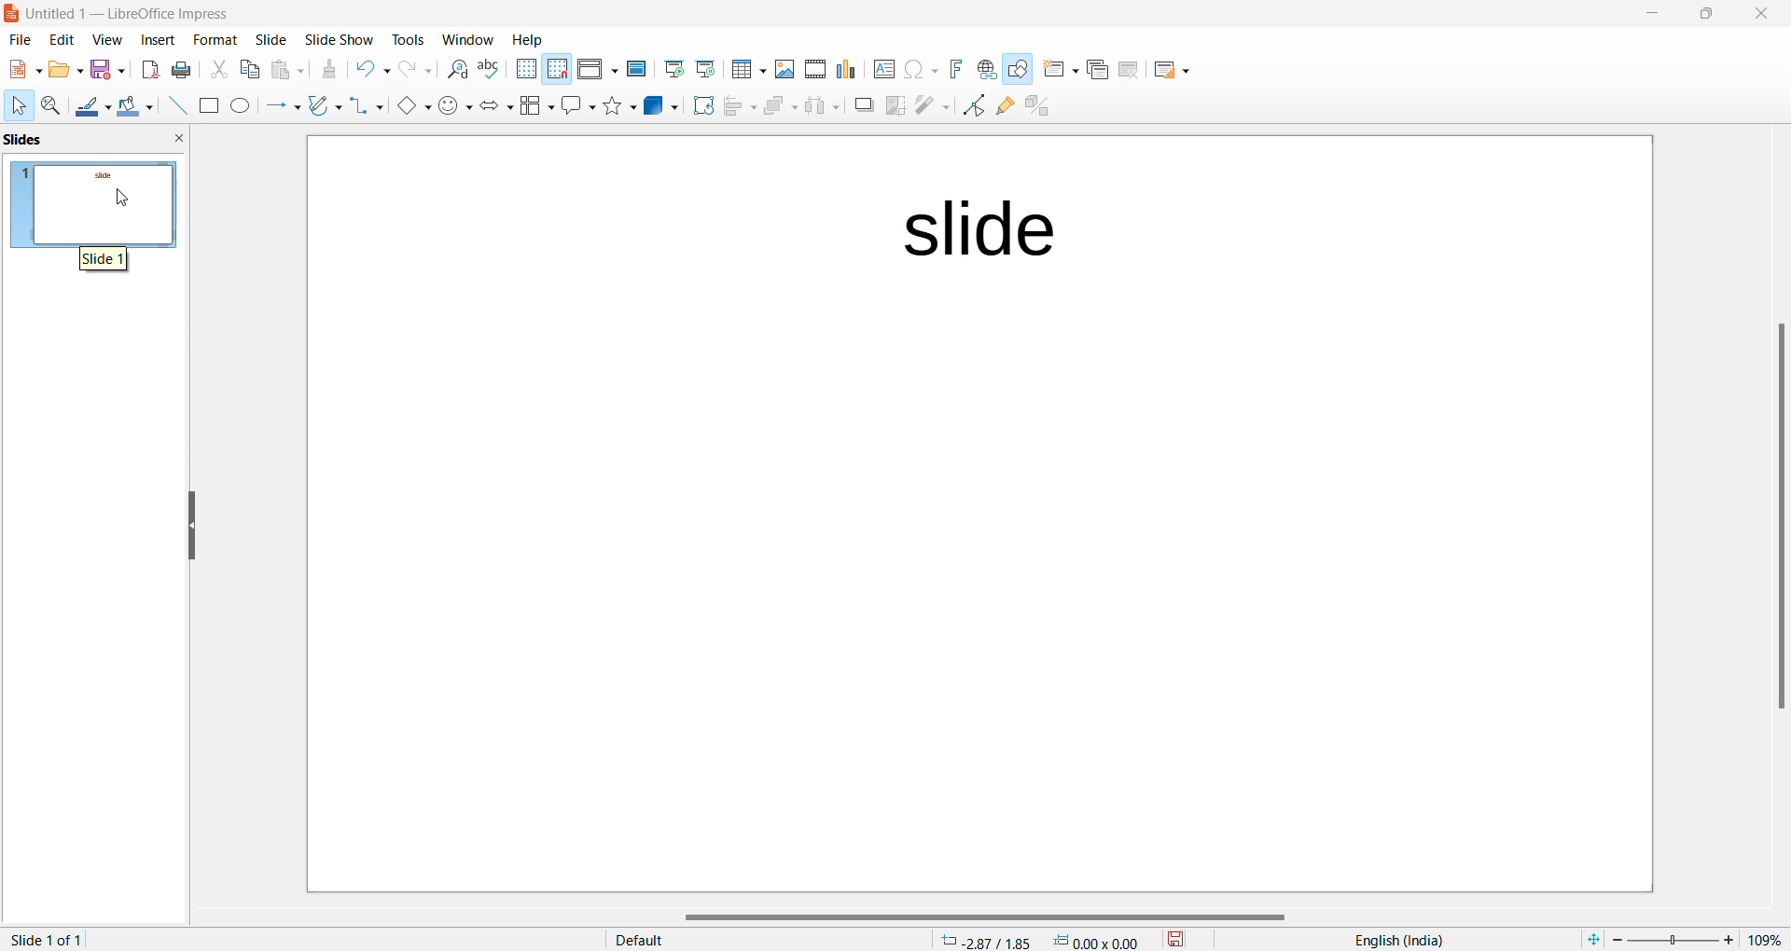  What do you see at coordinates (782, 67) in the screenshot?
I see `Insert images` at bounding box center [782, 67].